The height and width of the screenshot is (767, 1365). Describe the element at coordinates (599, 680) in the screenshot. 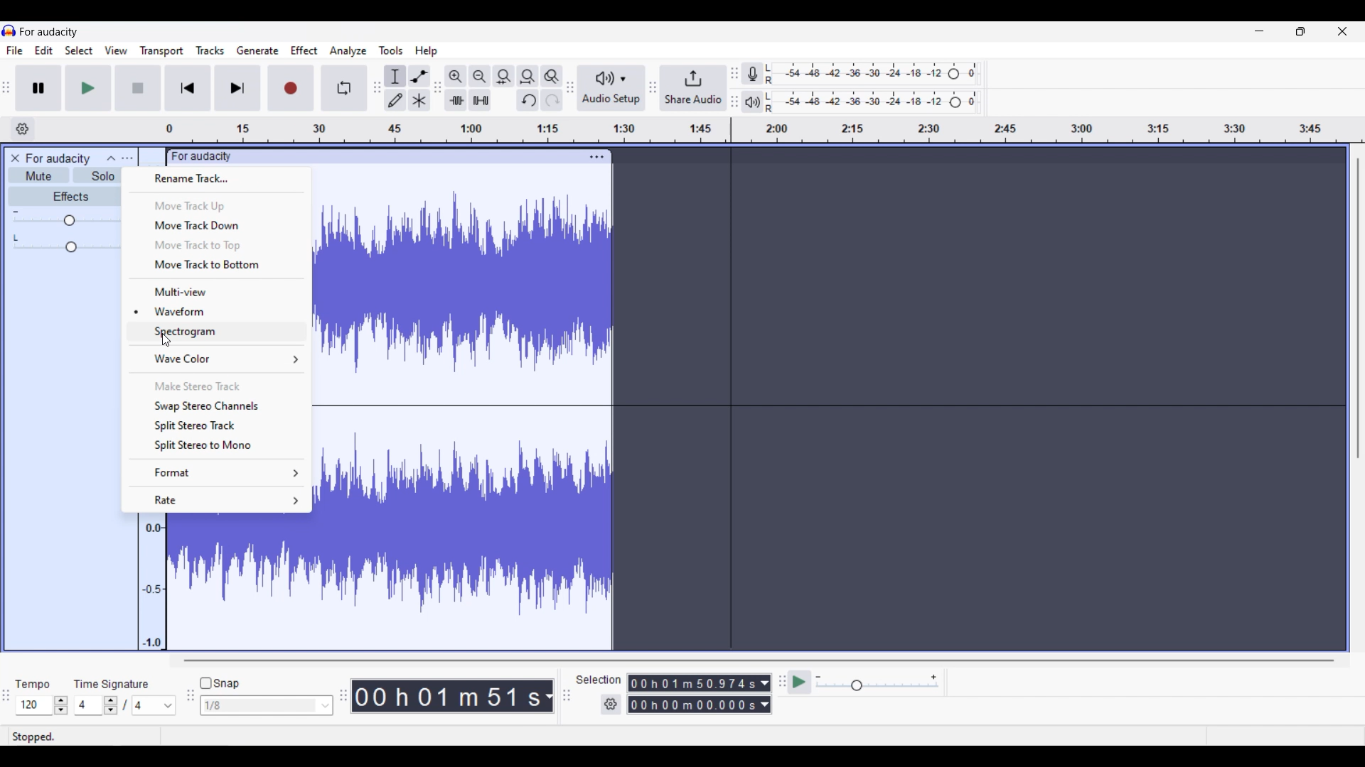

I see `Indicates selection duration settings` at that location.